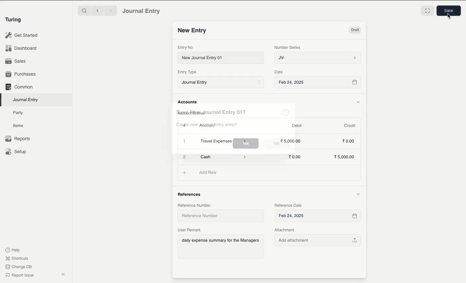 The height and width of the screenshot is (283, 466). What do you see at coordinates (221, 82) in the screenshot?
I see `Journal Entry` at bounding box center [221, 82].